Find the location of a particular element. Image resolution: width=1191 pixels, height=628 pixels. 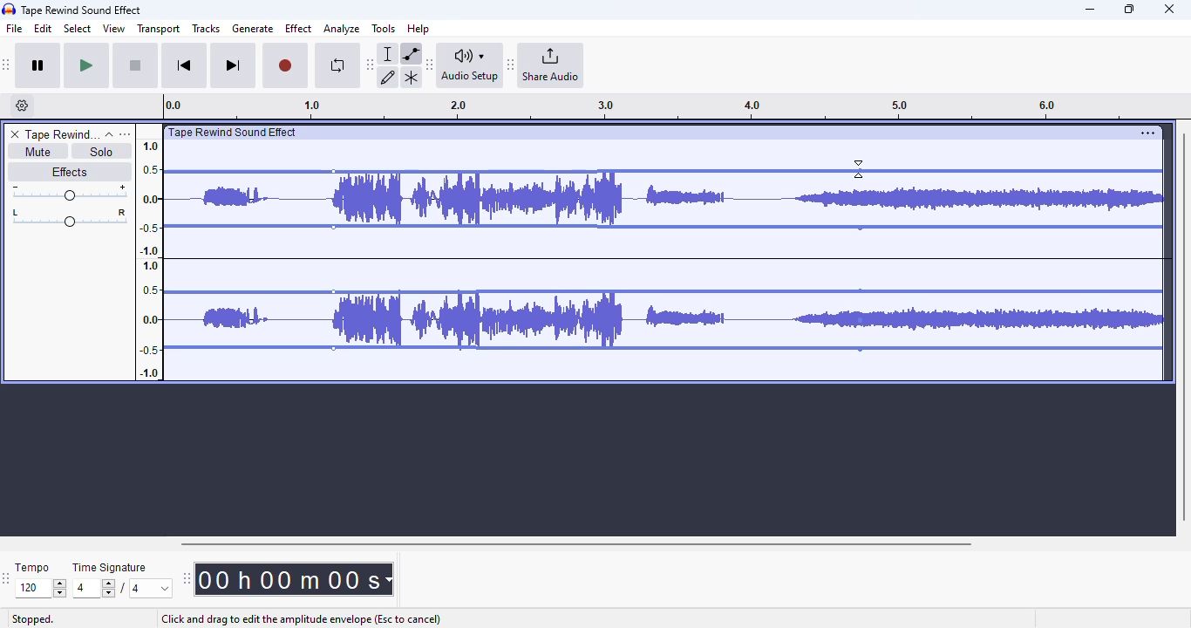

horizontal scroll bar is located at coordinates (575, 543).